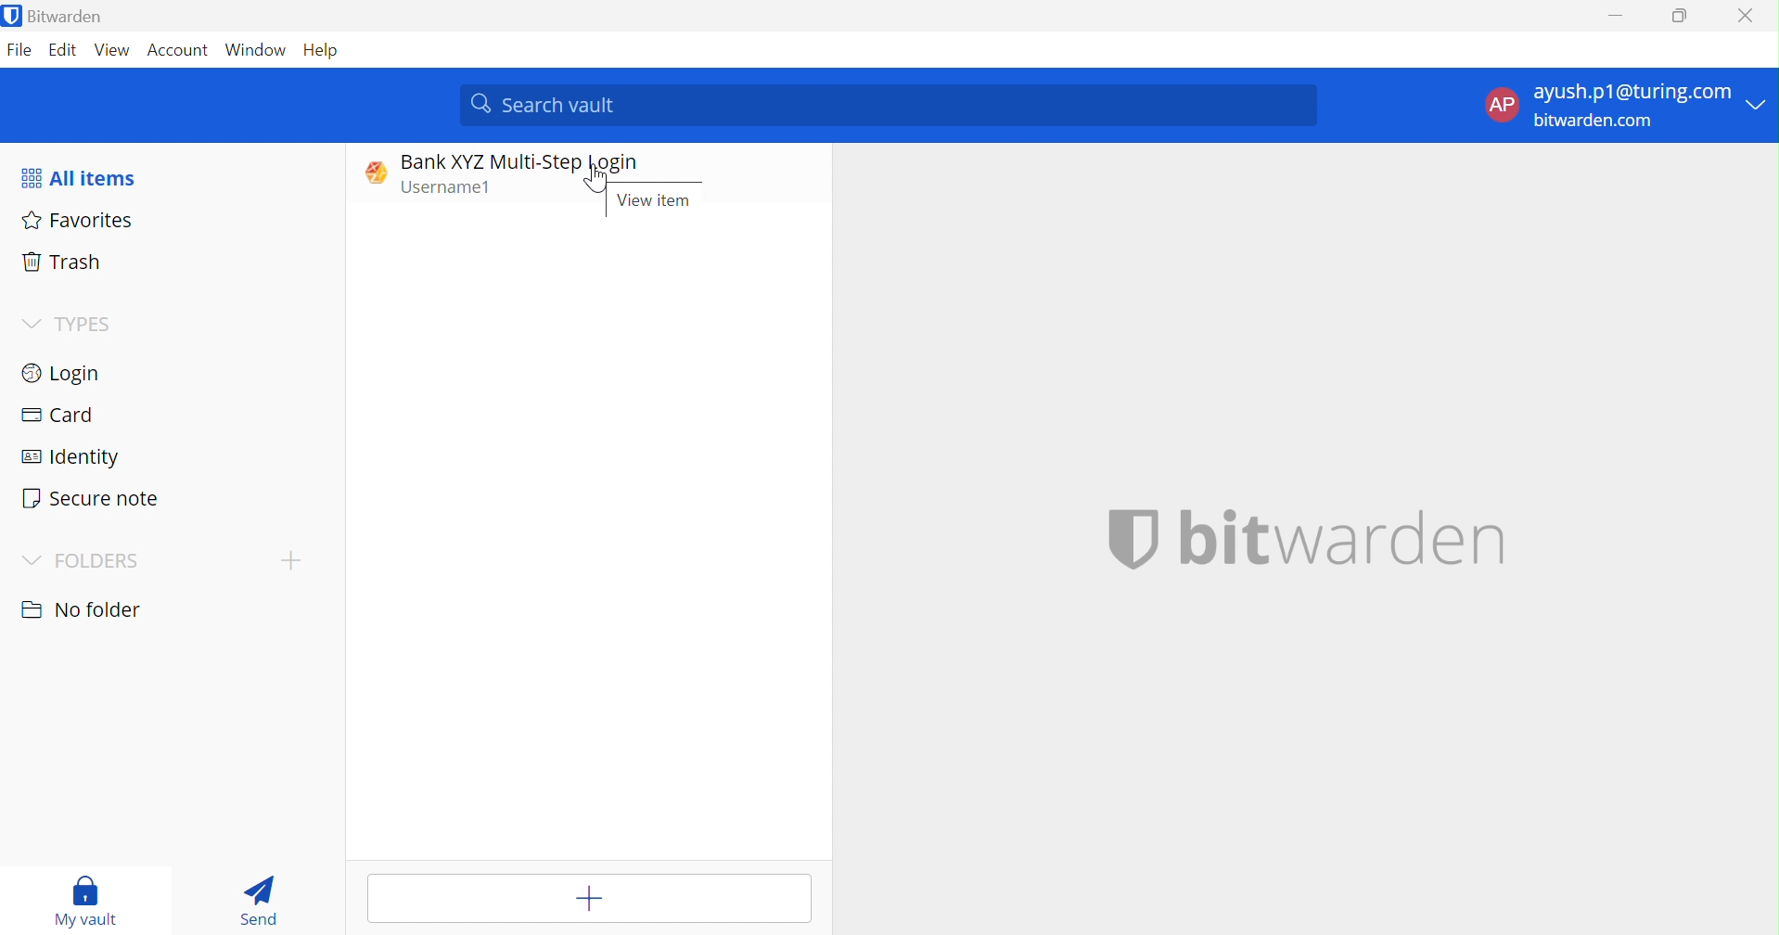  What do you see at coordinates (181, 54) in the screenshot?
I see `Account` at bounding box center [181, 54].